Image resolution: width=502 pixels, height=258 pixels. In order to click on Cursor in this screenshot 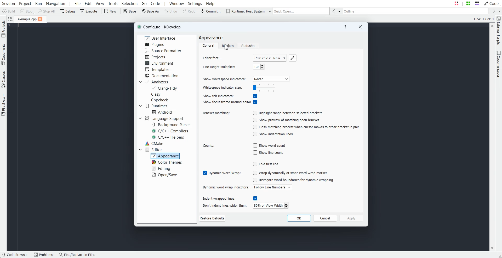, I will do `click(226, 47)`.